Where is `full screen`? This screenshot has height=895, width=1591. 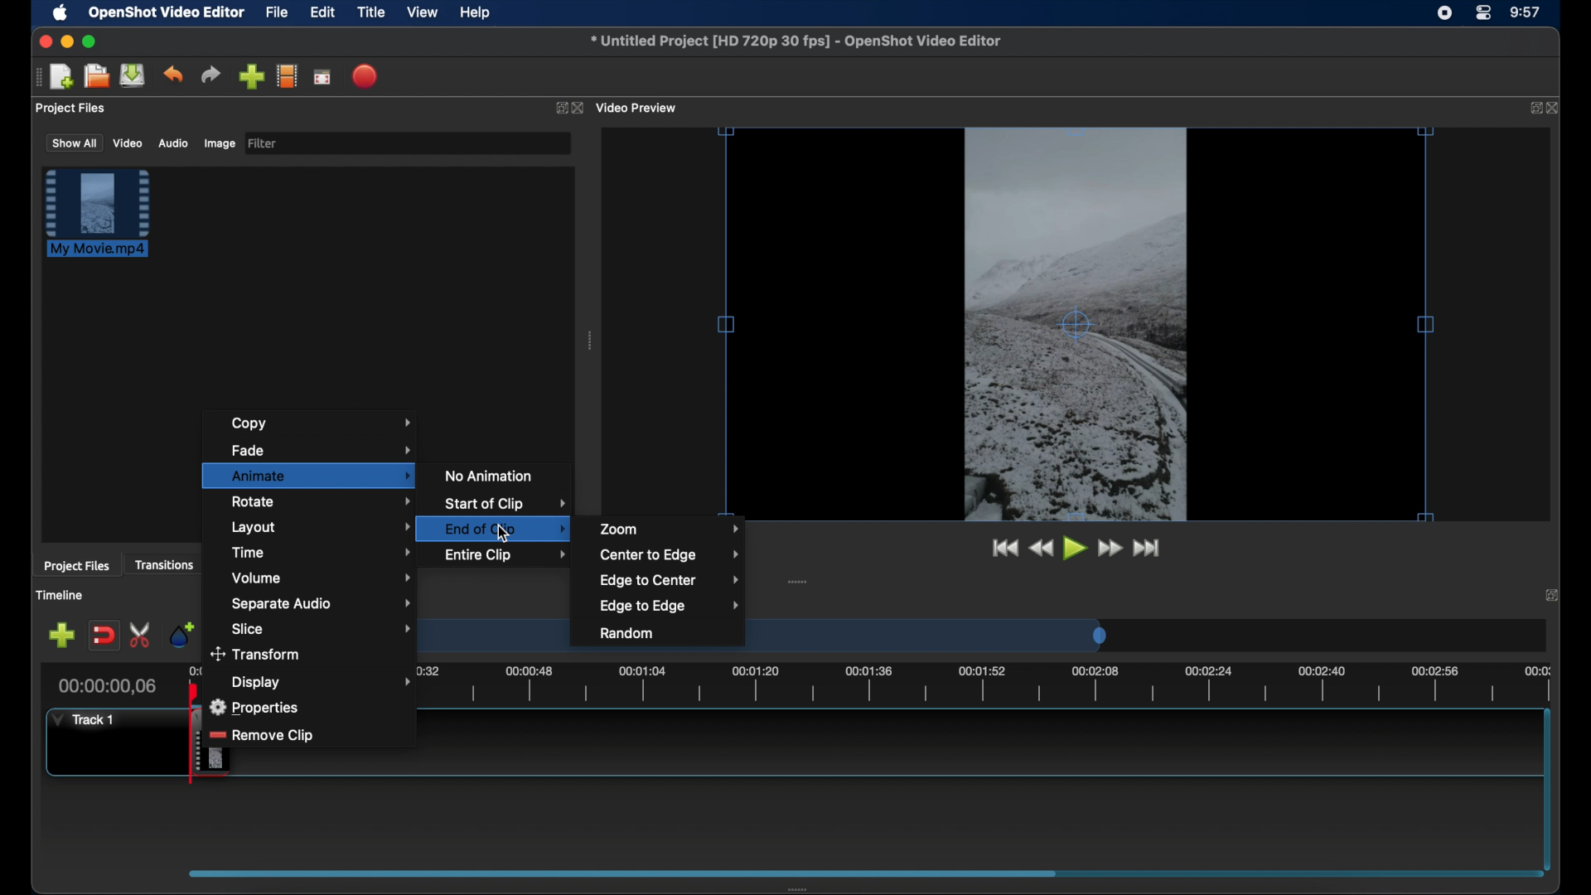
full screen is located at coordinates (323, 76).